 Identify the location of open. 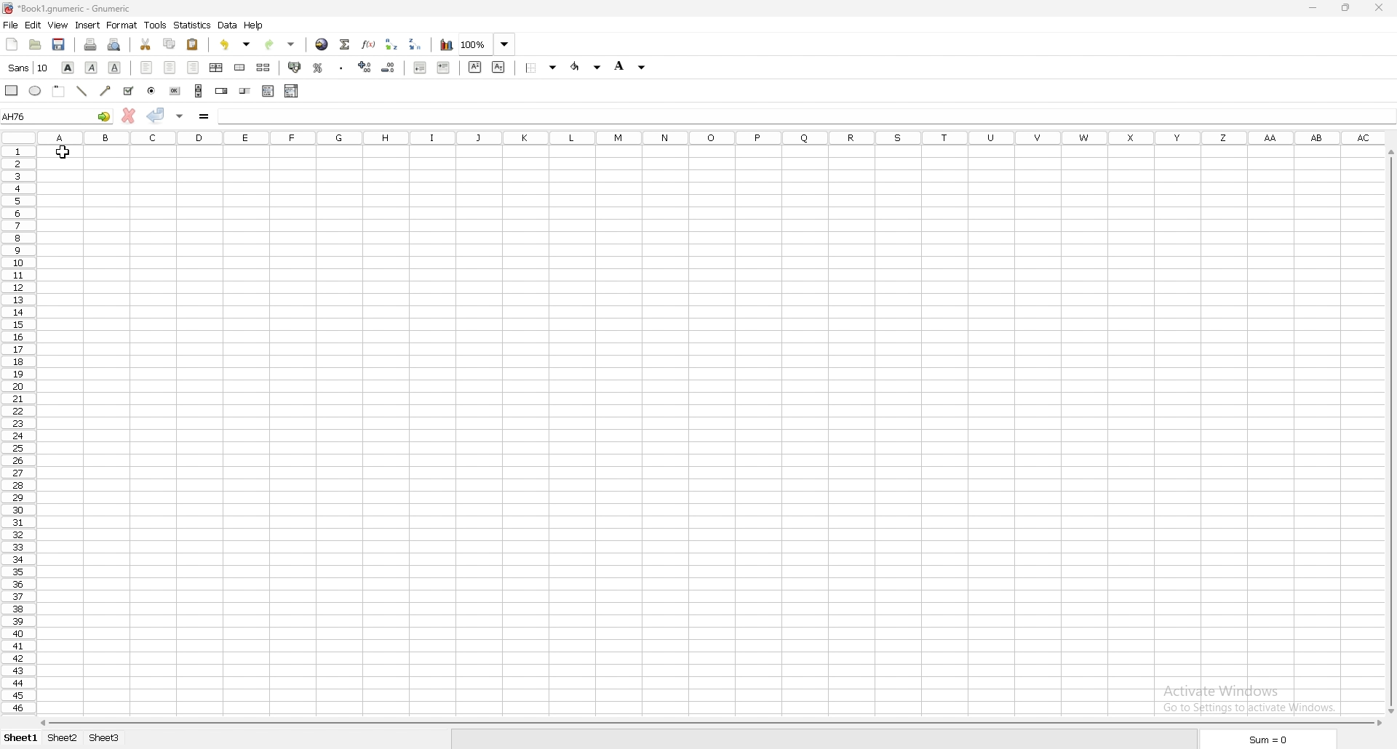
(36, 44).